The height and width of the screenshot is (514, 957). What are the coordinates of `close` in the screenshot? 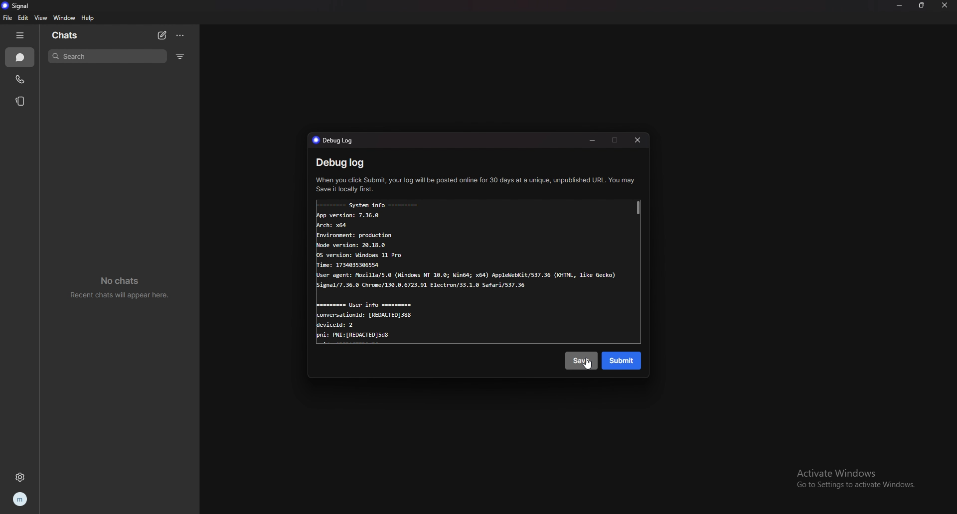 It's located at (638, 141).